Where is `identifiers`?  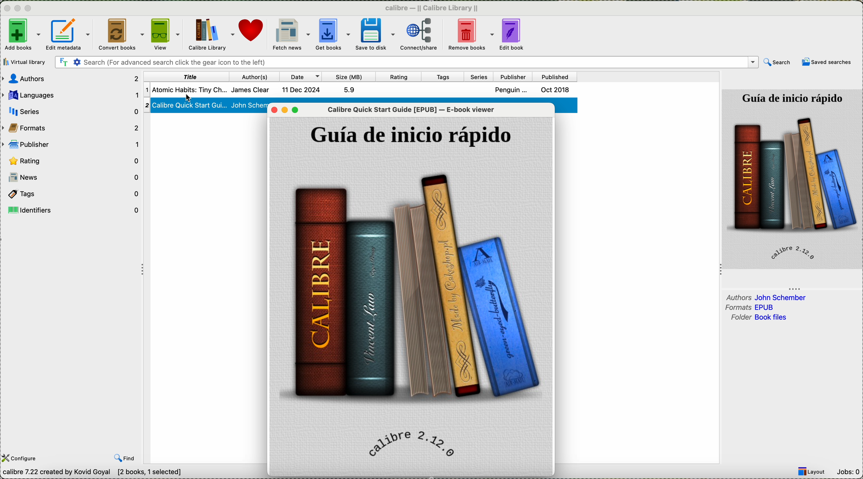 identifiers is located at coordinates (73, 211).